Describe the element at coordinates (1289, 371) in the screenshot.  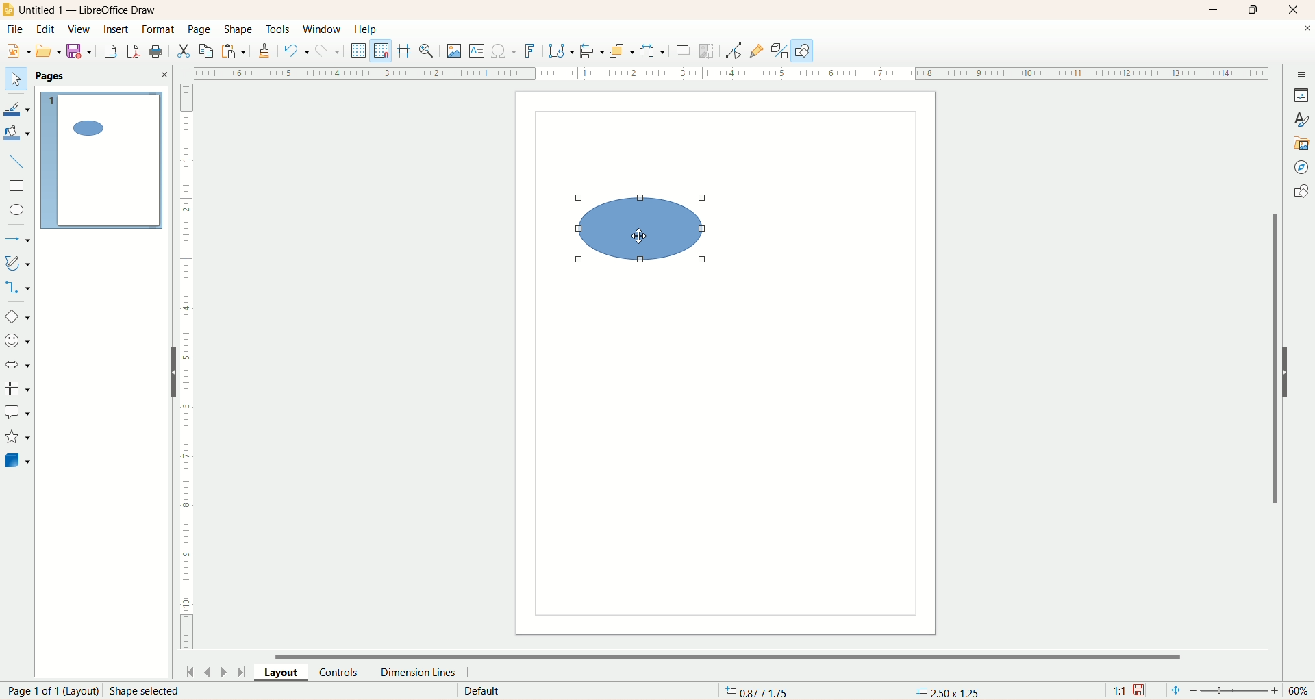
I see `hide` at that location.